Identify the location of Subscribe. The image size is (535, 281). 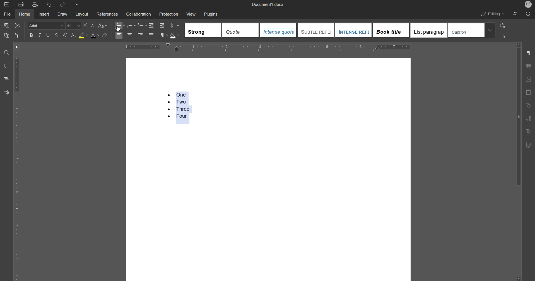
(528, 146).